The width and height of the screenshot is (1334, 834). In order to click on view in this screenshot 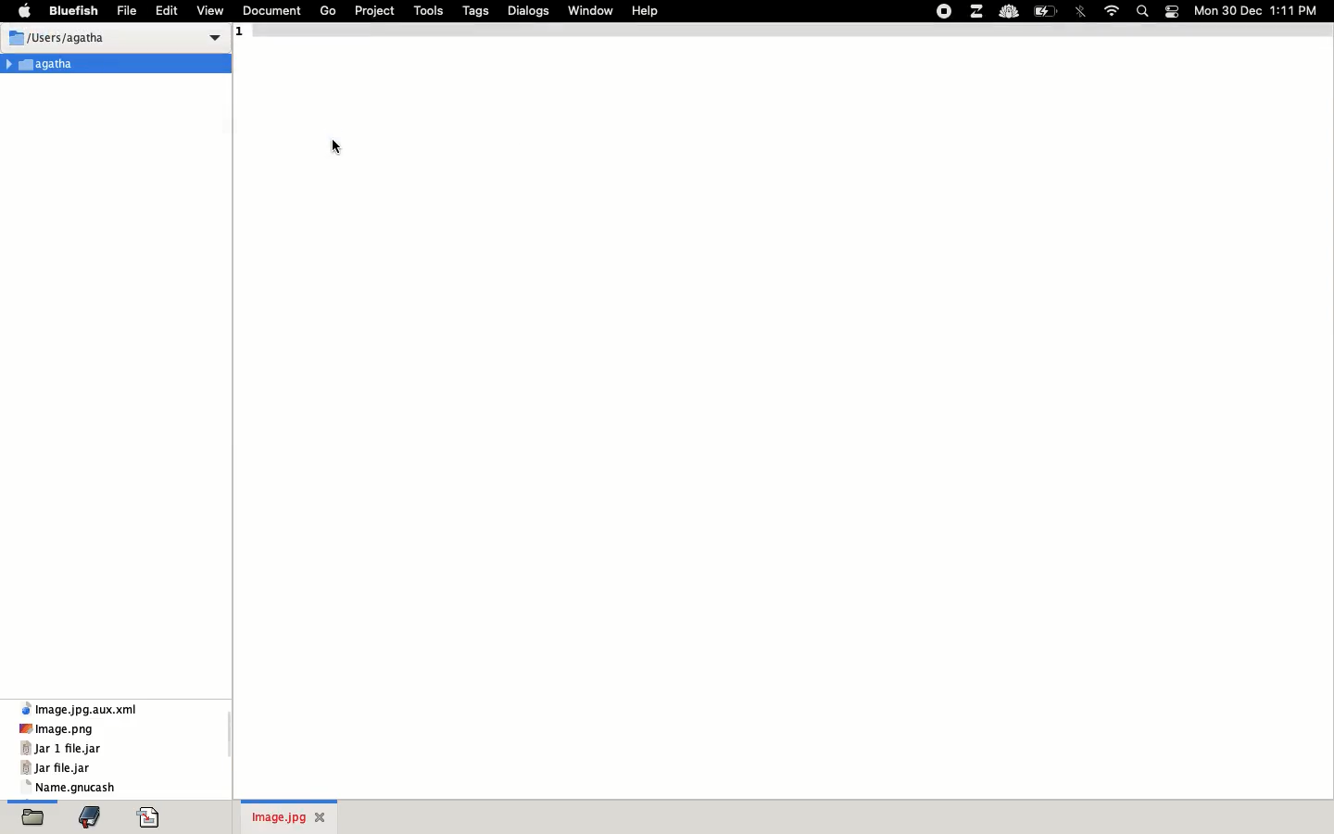, I will do `click(213, 8)`.